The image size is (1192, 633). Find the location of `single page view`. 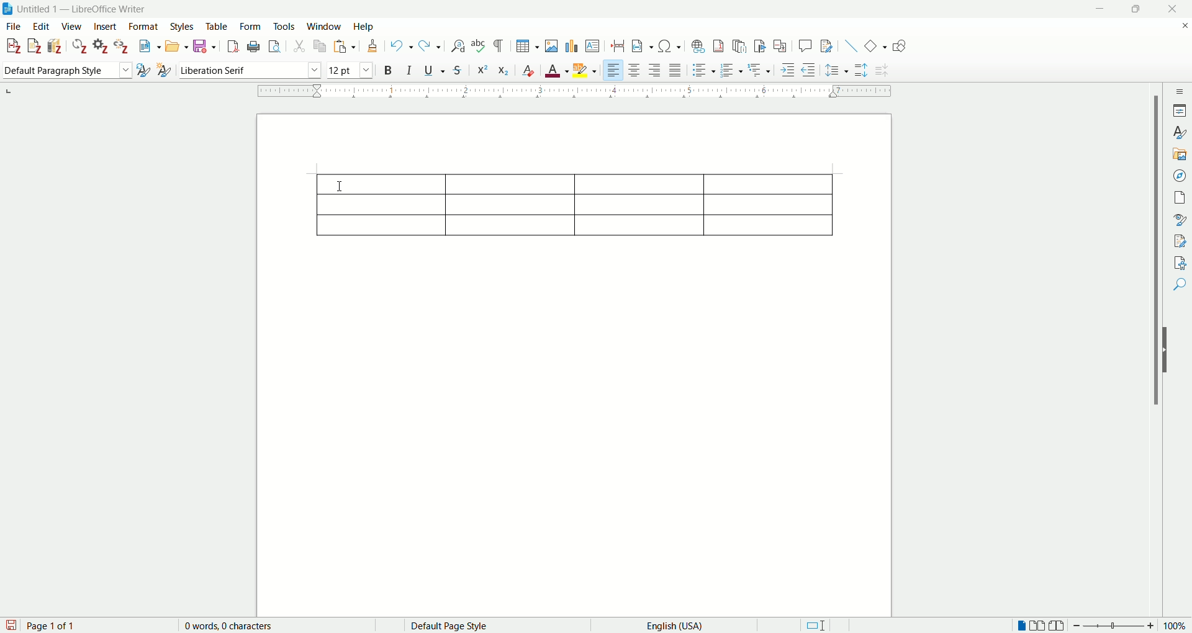

single page view is located at coordinates (1021, 625).